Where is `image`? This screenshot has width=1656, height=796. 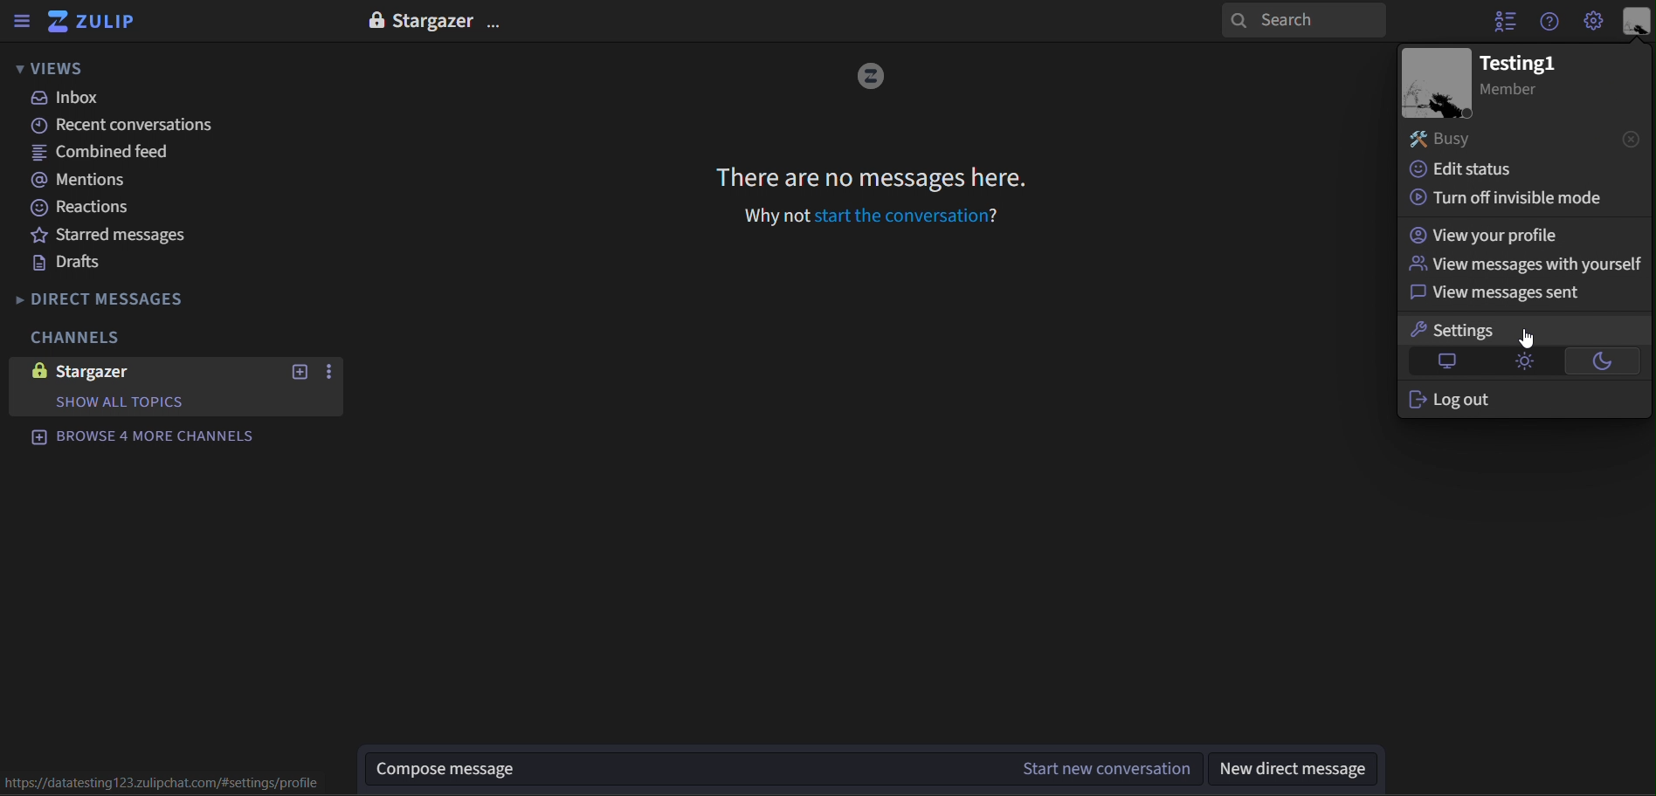 image is located at coordinates (1439, 82).